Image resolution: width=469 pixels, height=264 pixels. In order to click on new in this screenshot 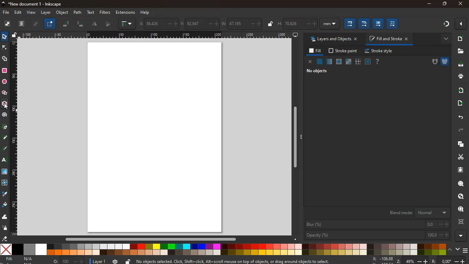, I will do `click(460, 38)`.